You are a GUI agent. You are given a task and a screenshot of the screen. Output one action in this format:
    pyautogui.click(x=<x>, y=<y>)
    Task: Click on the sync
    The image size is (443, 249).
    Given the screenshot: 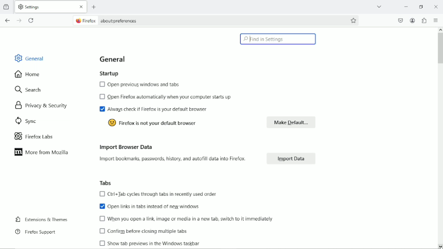 What is the action you would take?
    pyautogui.click(x=27, y=121)
    